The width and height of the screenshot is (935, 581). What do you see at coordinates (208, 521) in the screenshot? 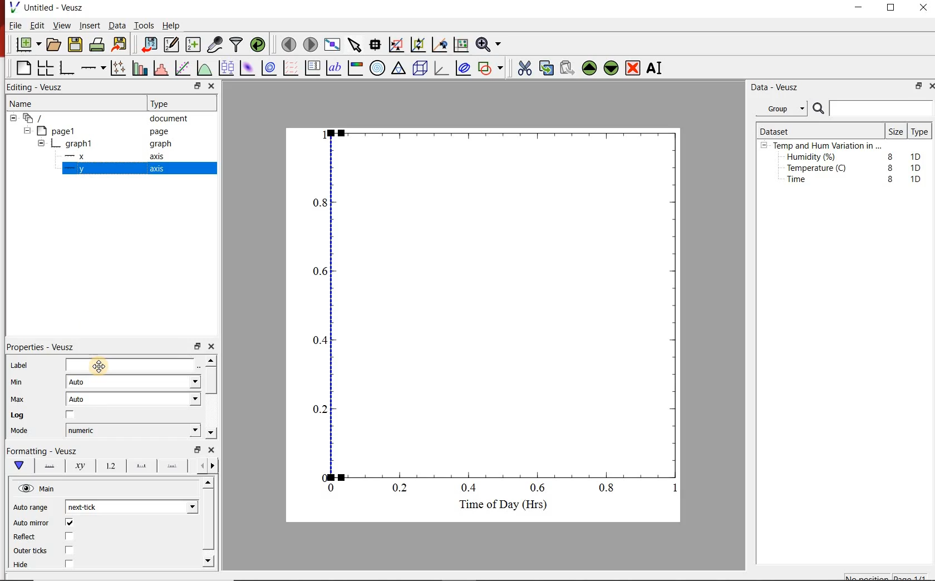
I see `scroll bar` at bounding box center [208, 521].